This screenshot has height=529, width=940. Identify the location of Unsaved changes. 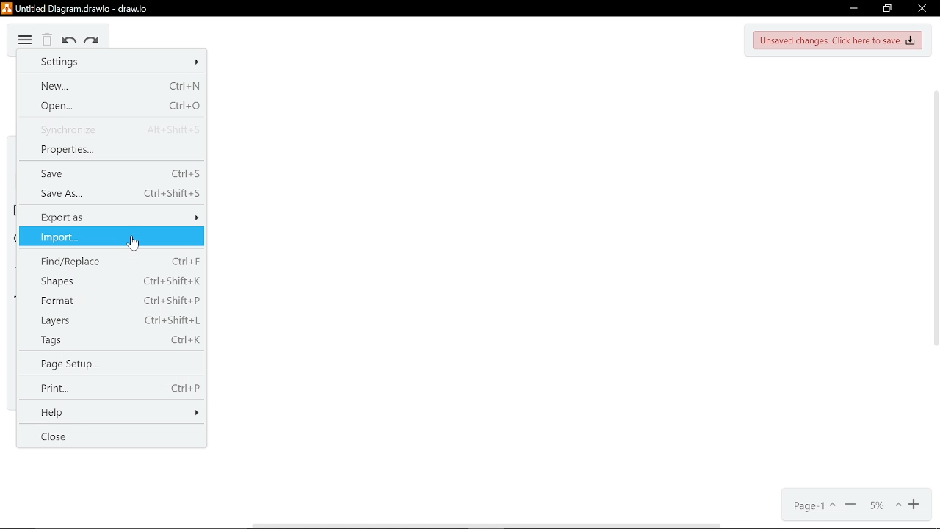
(839, 40).